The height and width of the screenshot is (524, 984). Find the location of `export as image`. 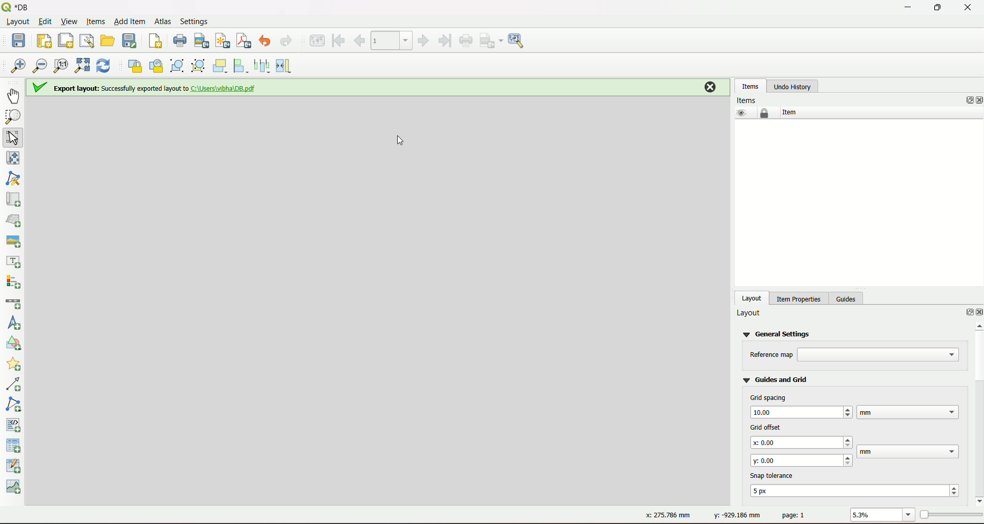

export as image is located at coordinates (201, 42).